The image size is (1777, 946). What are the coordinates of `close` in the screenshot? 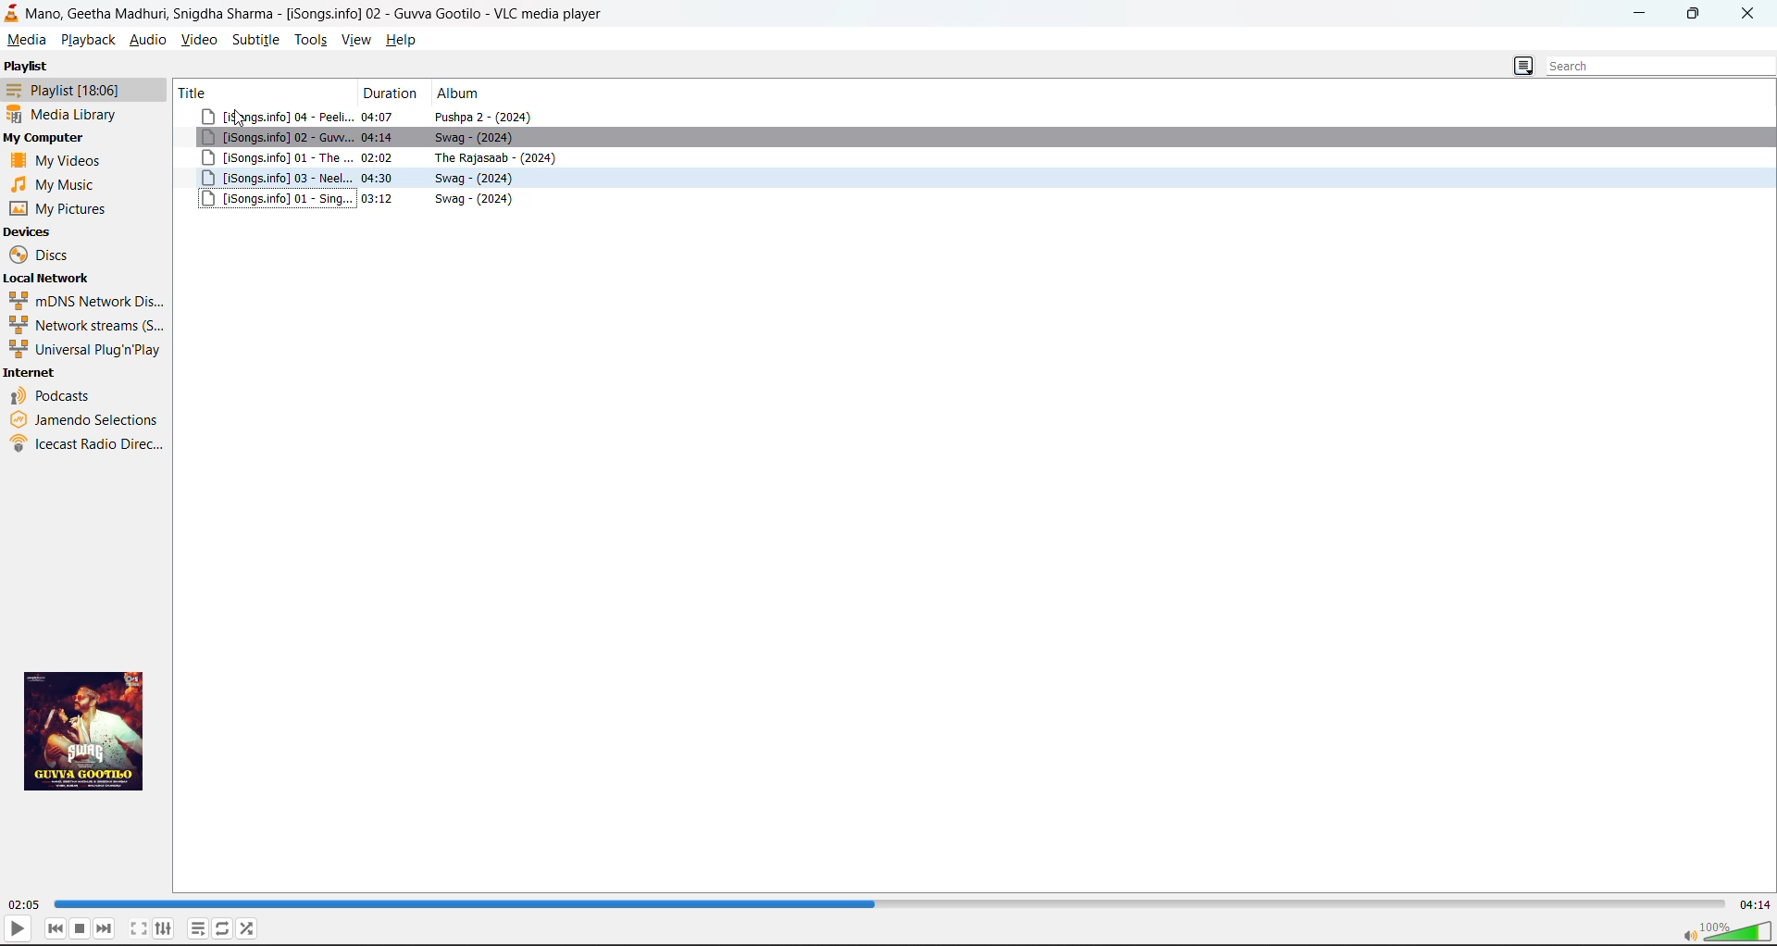 It's located at (1746, 15).